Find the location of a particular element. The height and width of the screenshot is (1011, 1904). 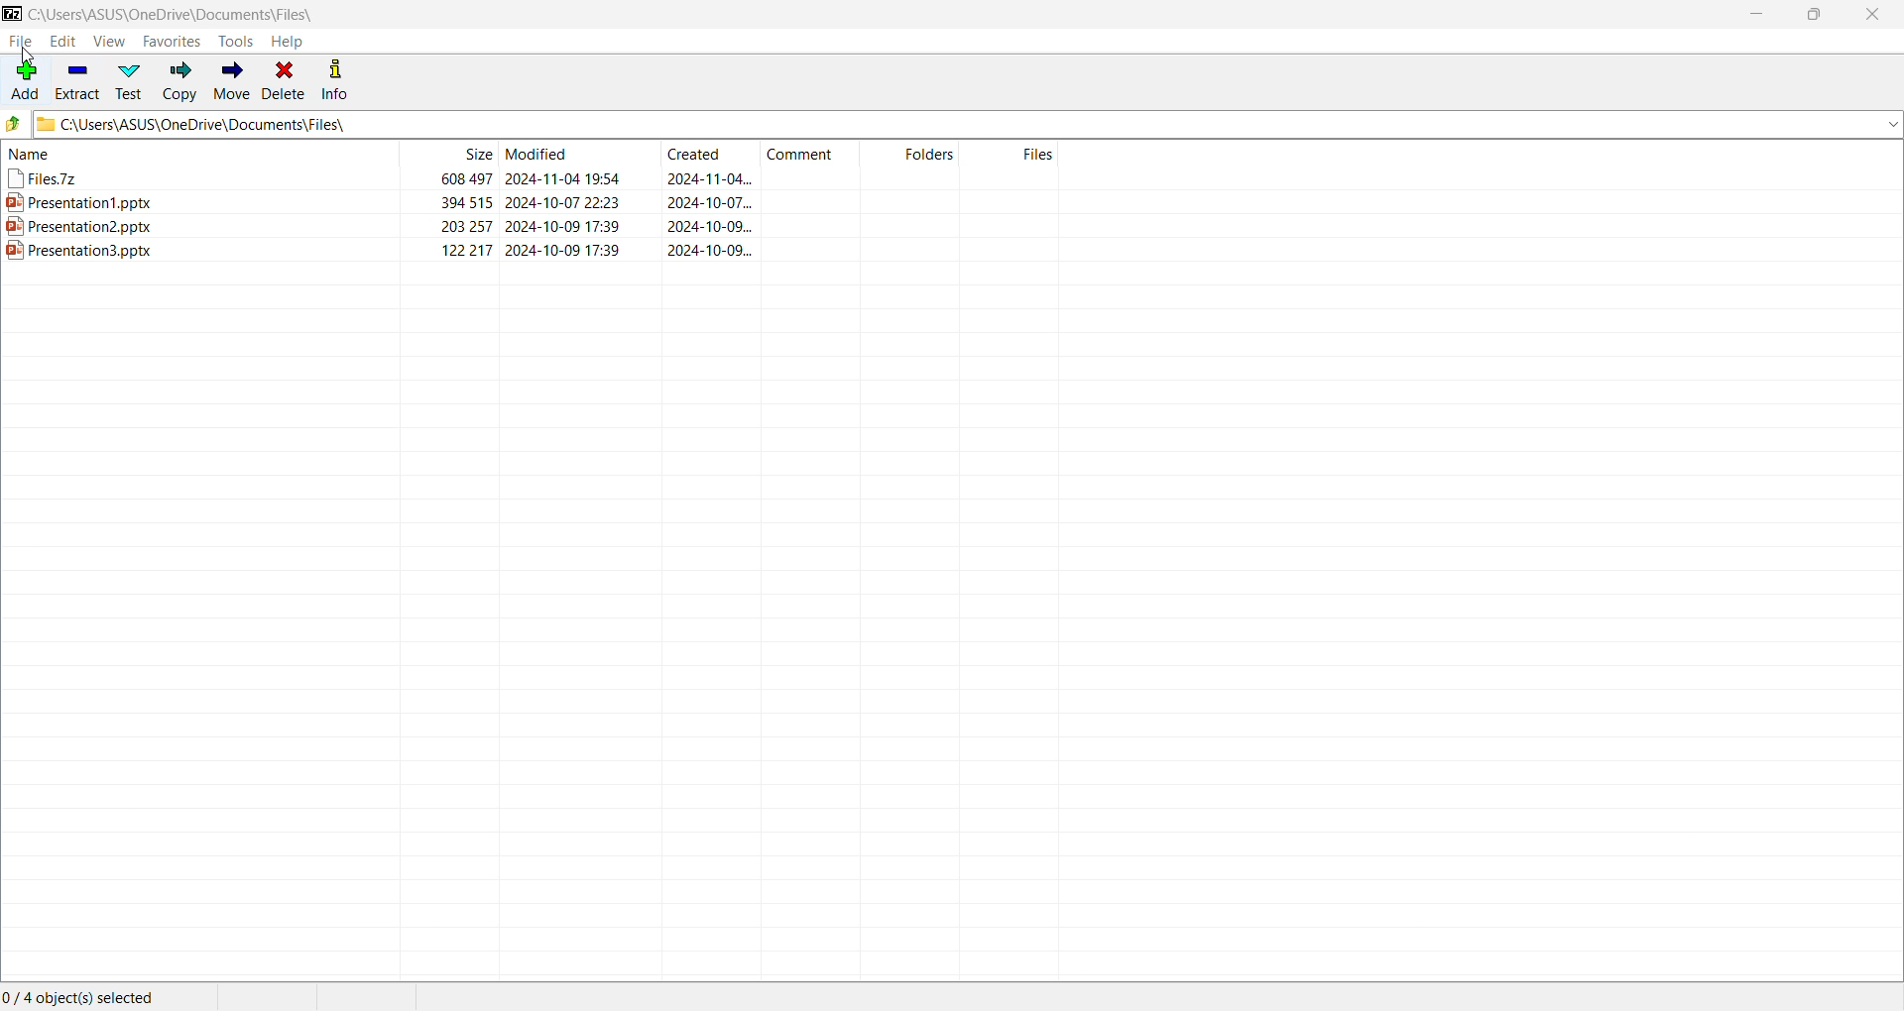

File is located at coordinates (22, 42).